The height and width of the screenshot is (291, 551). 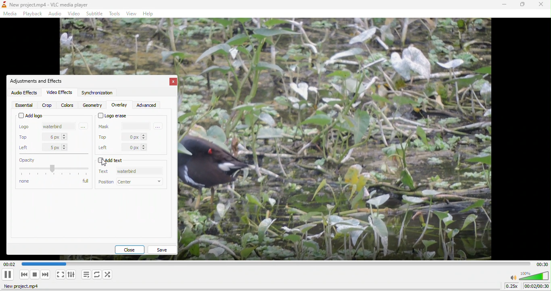 I want to click on new project.mp4, so click(x=26, y=287).